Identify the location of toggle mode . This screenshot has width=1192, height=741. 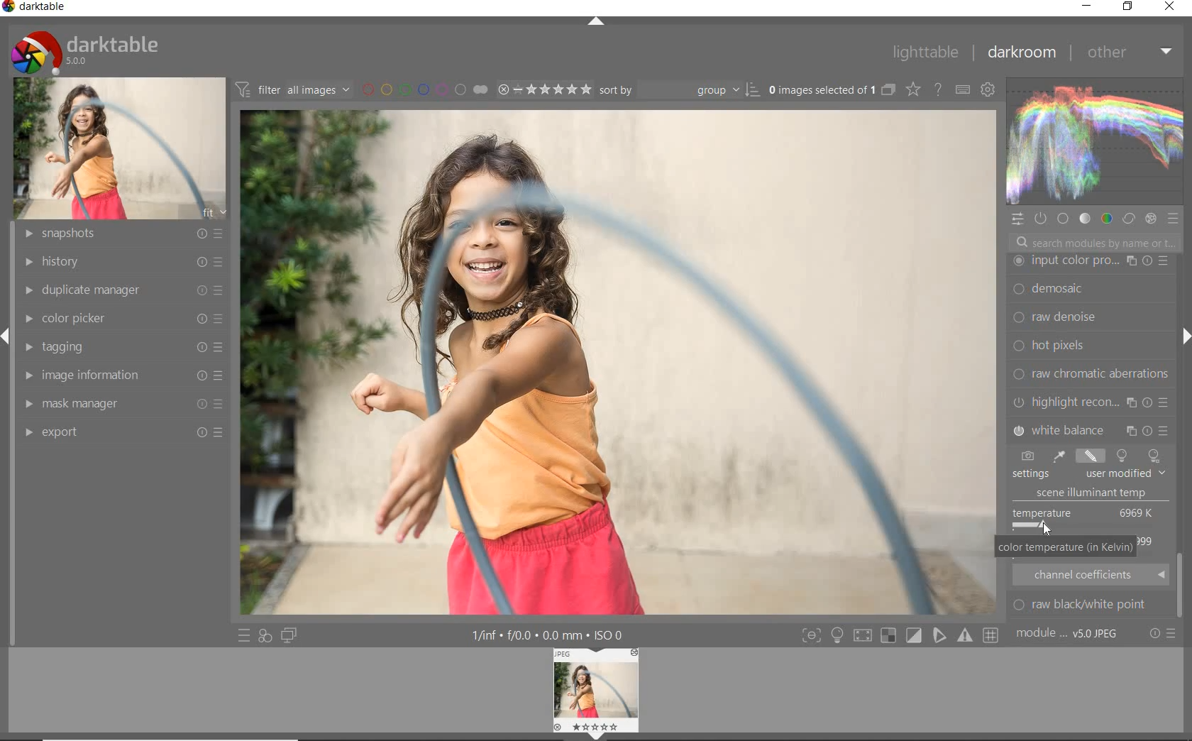
(940, 637).